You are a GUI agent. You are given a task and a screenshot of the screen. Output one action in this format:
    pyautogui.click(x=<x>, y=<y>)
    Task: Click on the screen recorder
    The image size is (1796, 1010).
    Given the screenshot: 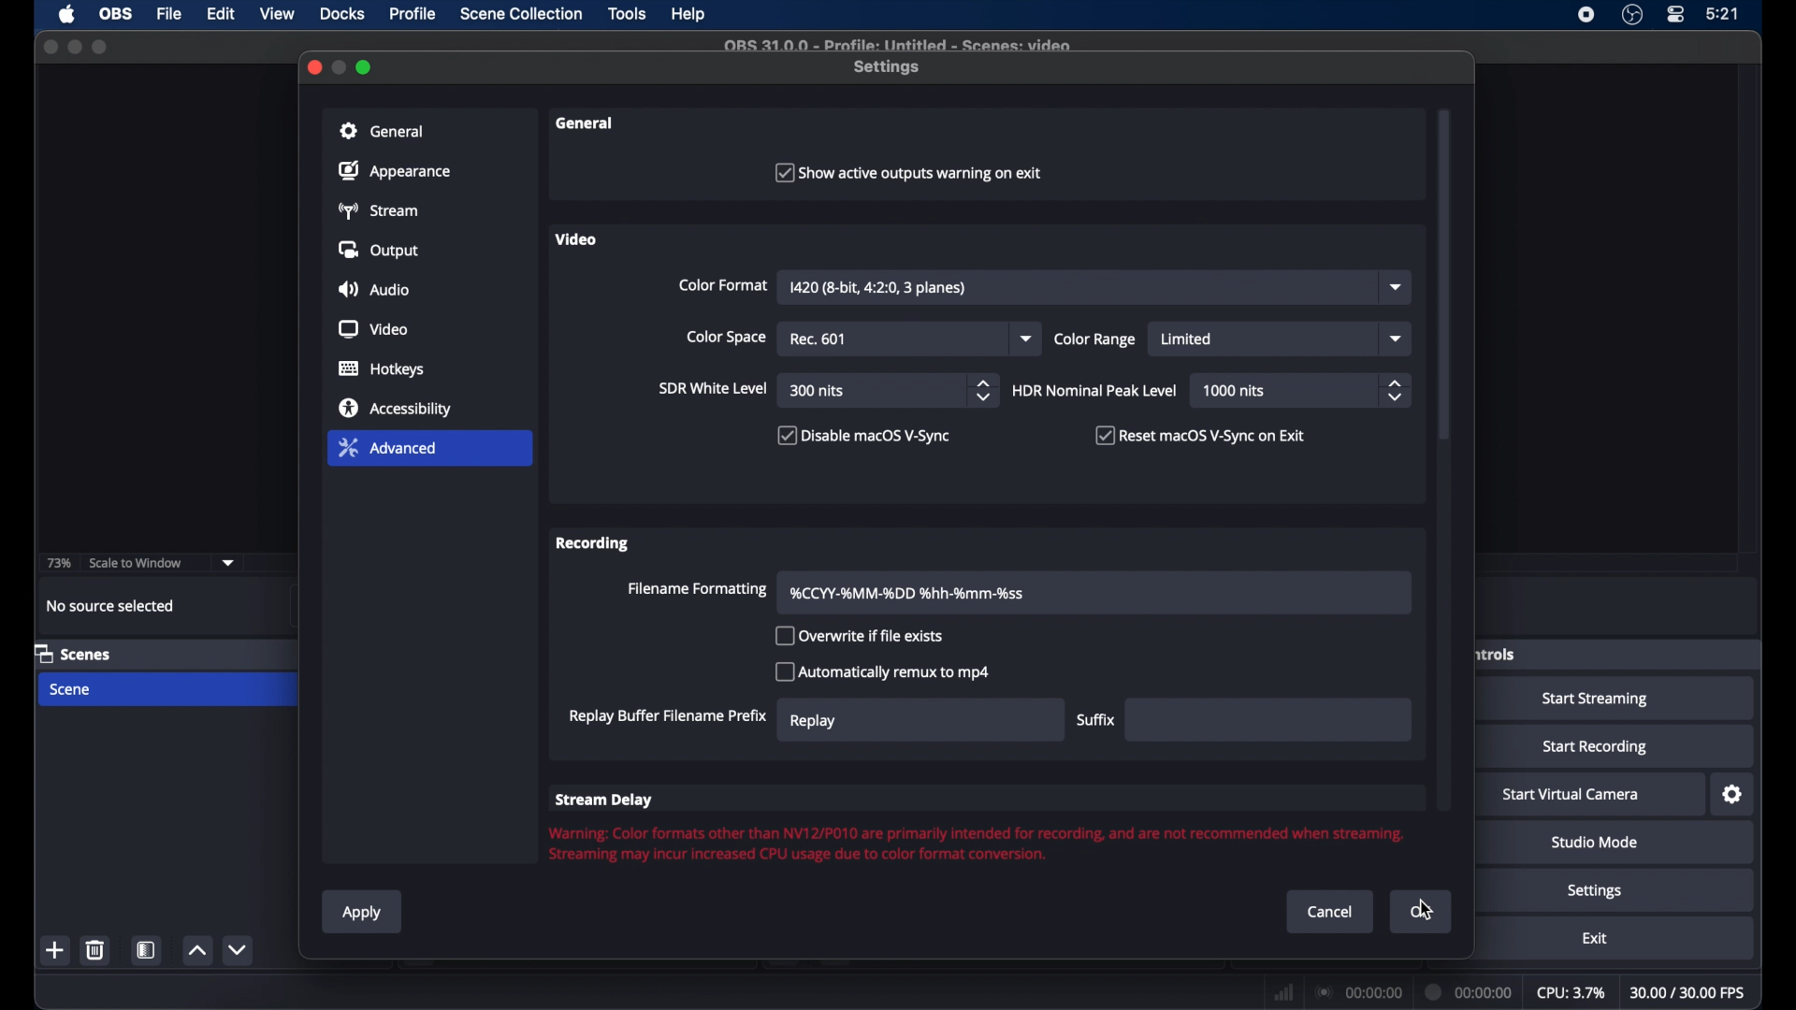 What is the action you would take?
    pyautogui.click(x=1587, y=14)
    